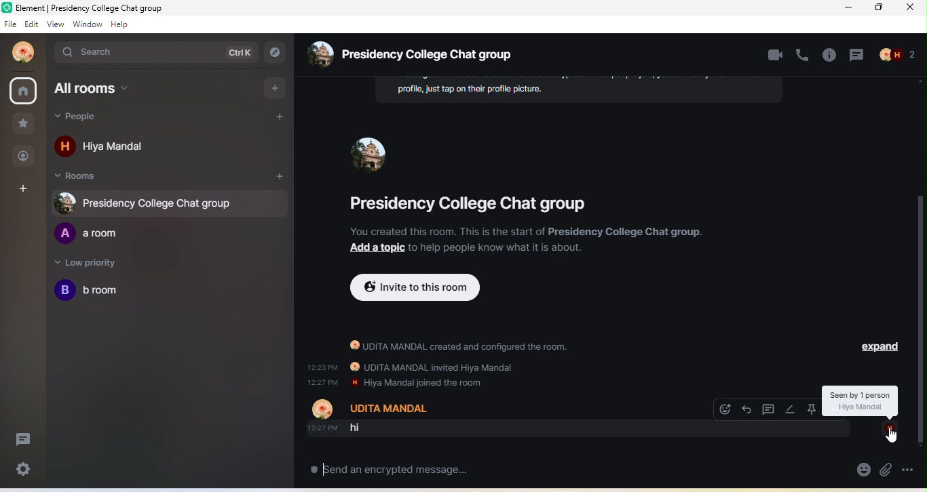 Image resolution: width=927 pixels, height=492 pixels. I want to click on app icon, so click(7, 7).